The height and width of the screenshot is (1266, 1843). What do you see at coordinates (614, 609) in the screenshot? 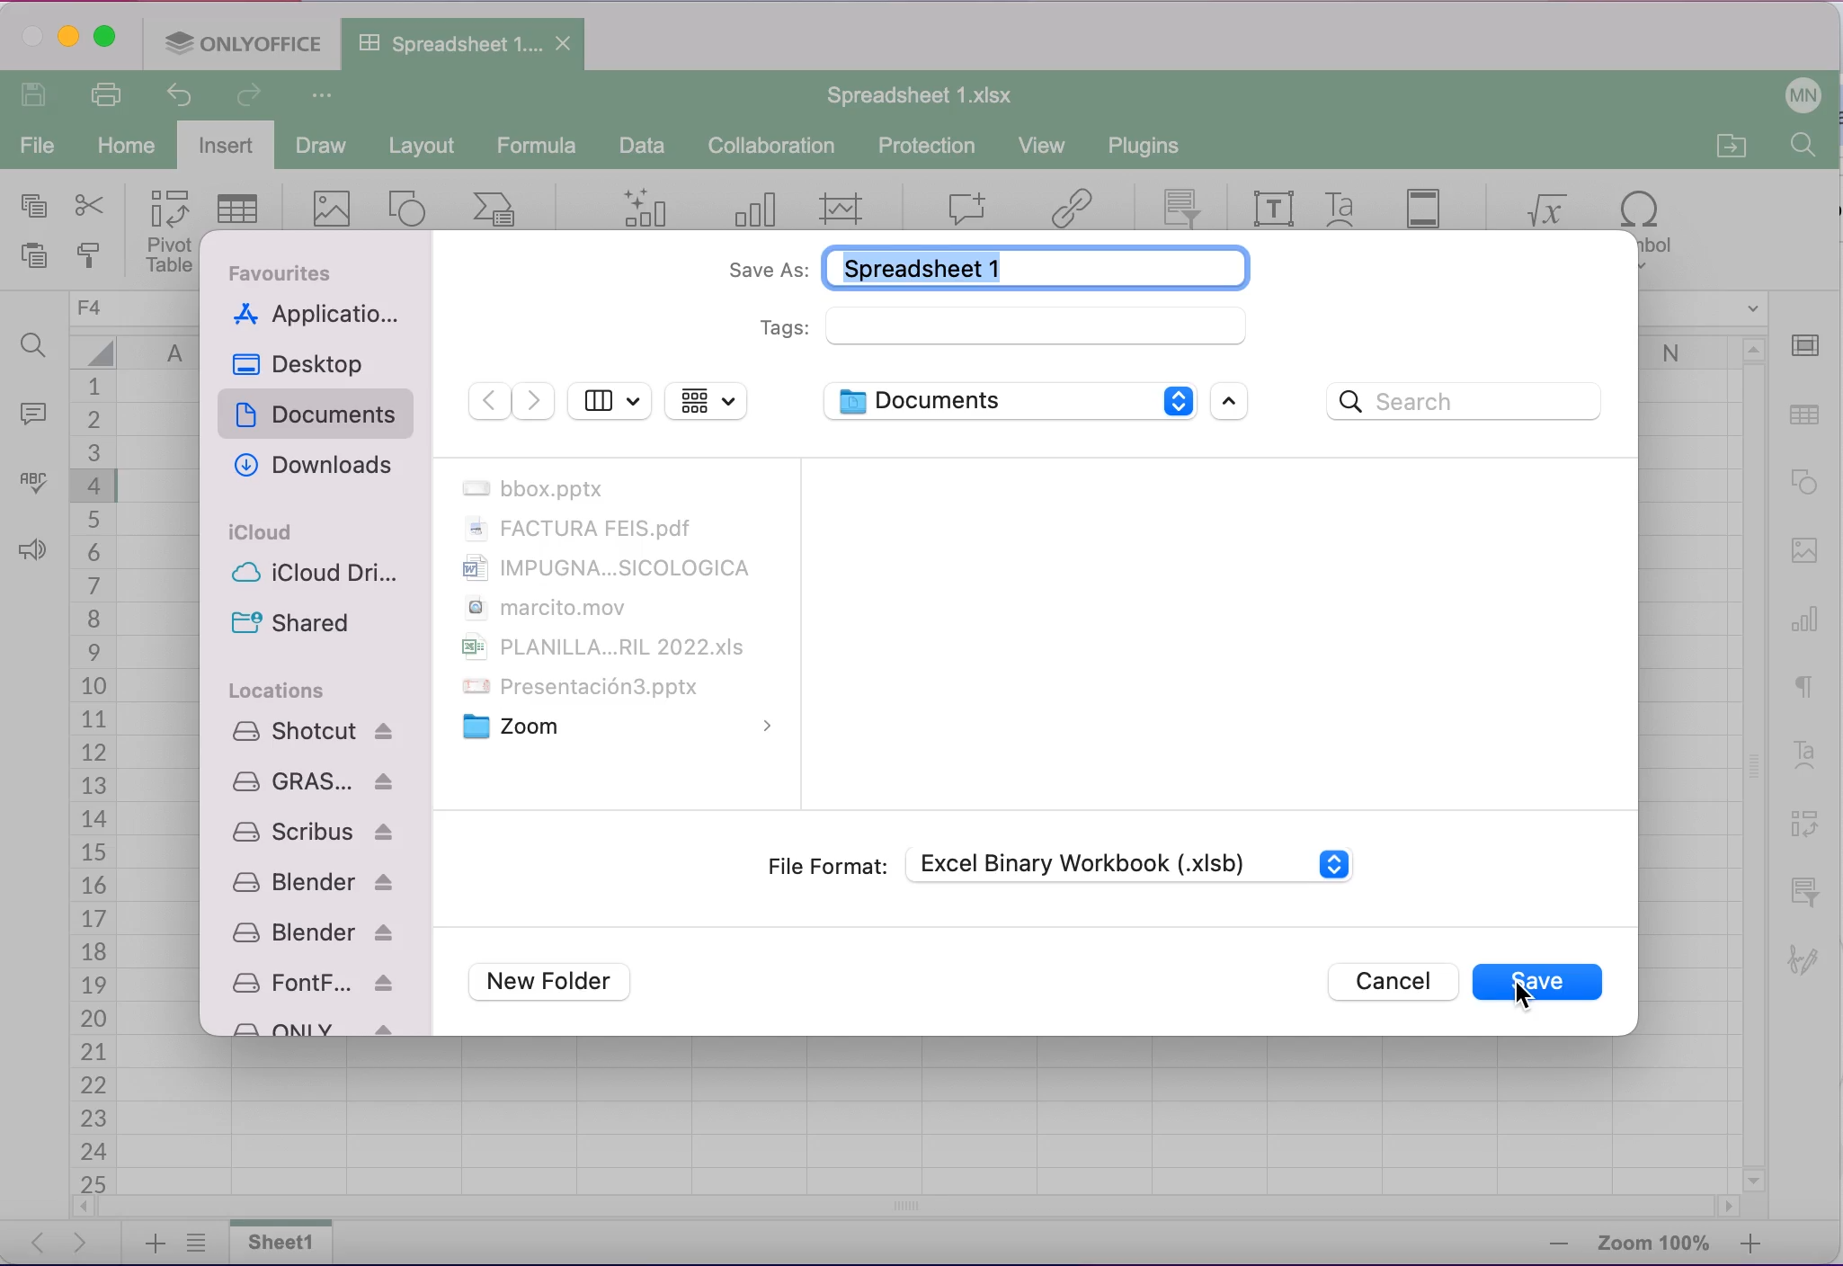
I see `documents` at bounding box center [614, 609].